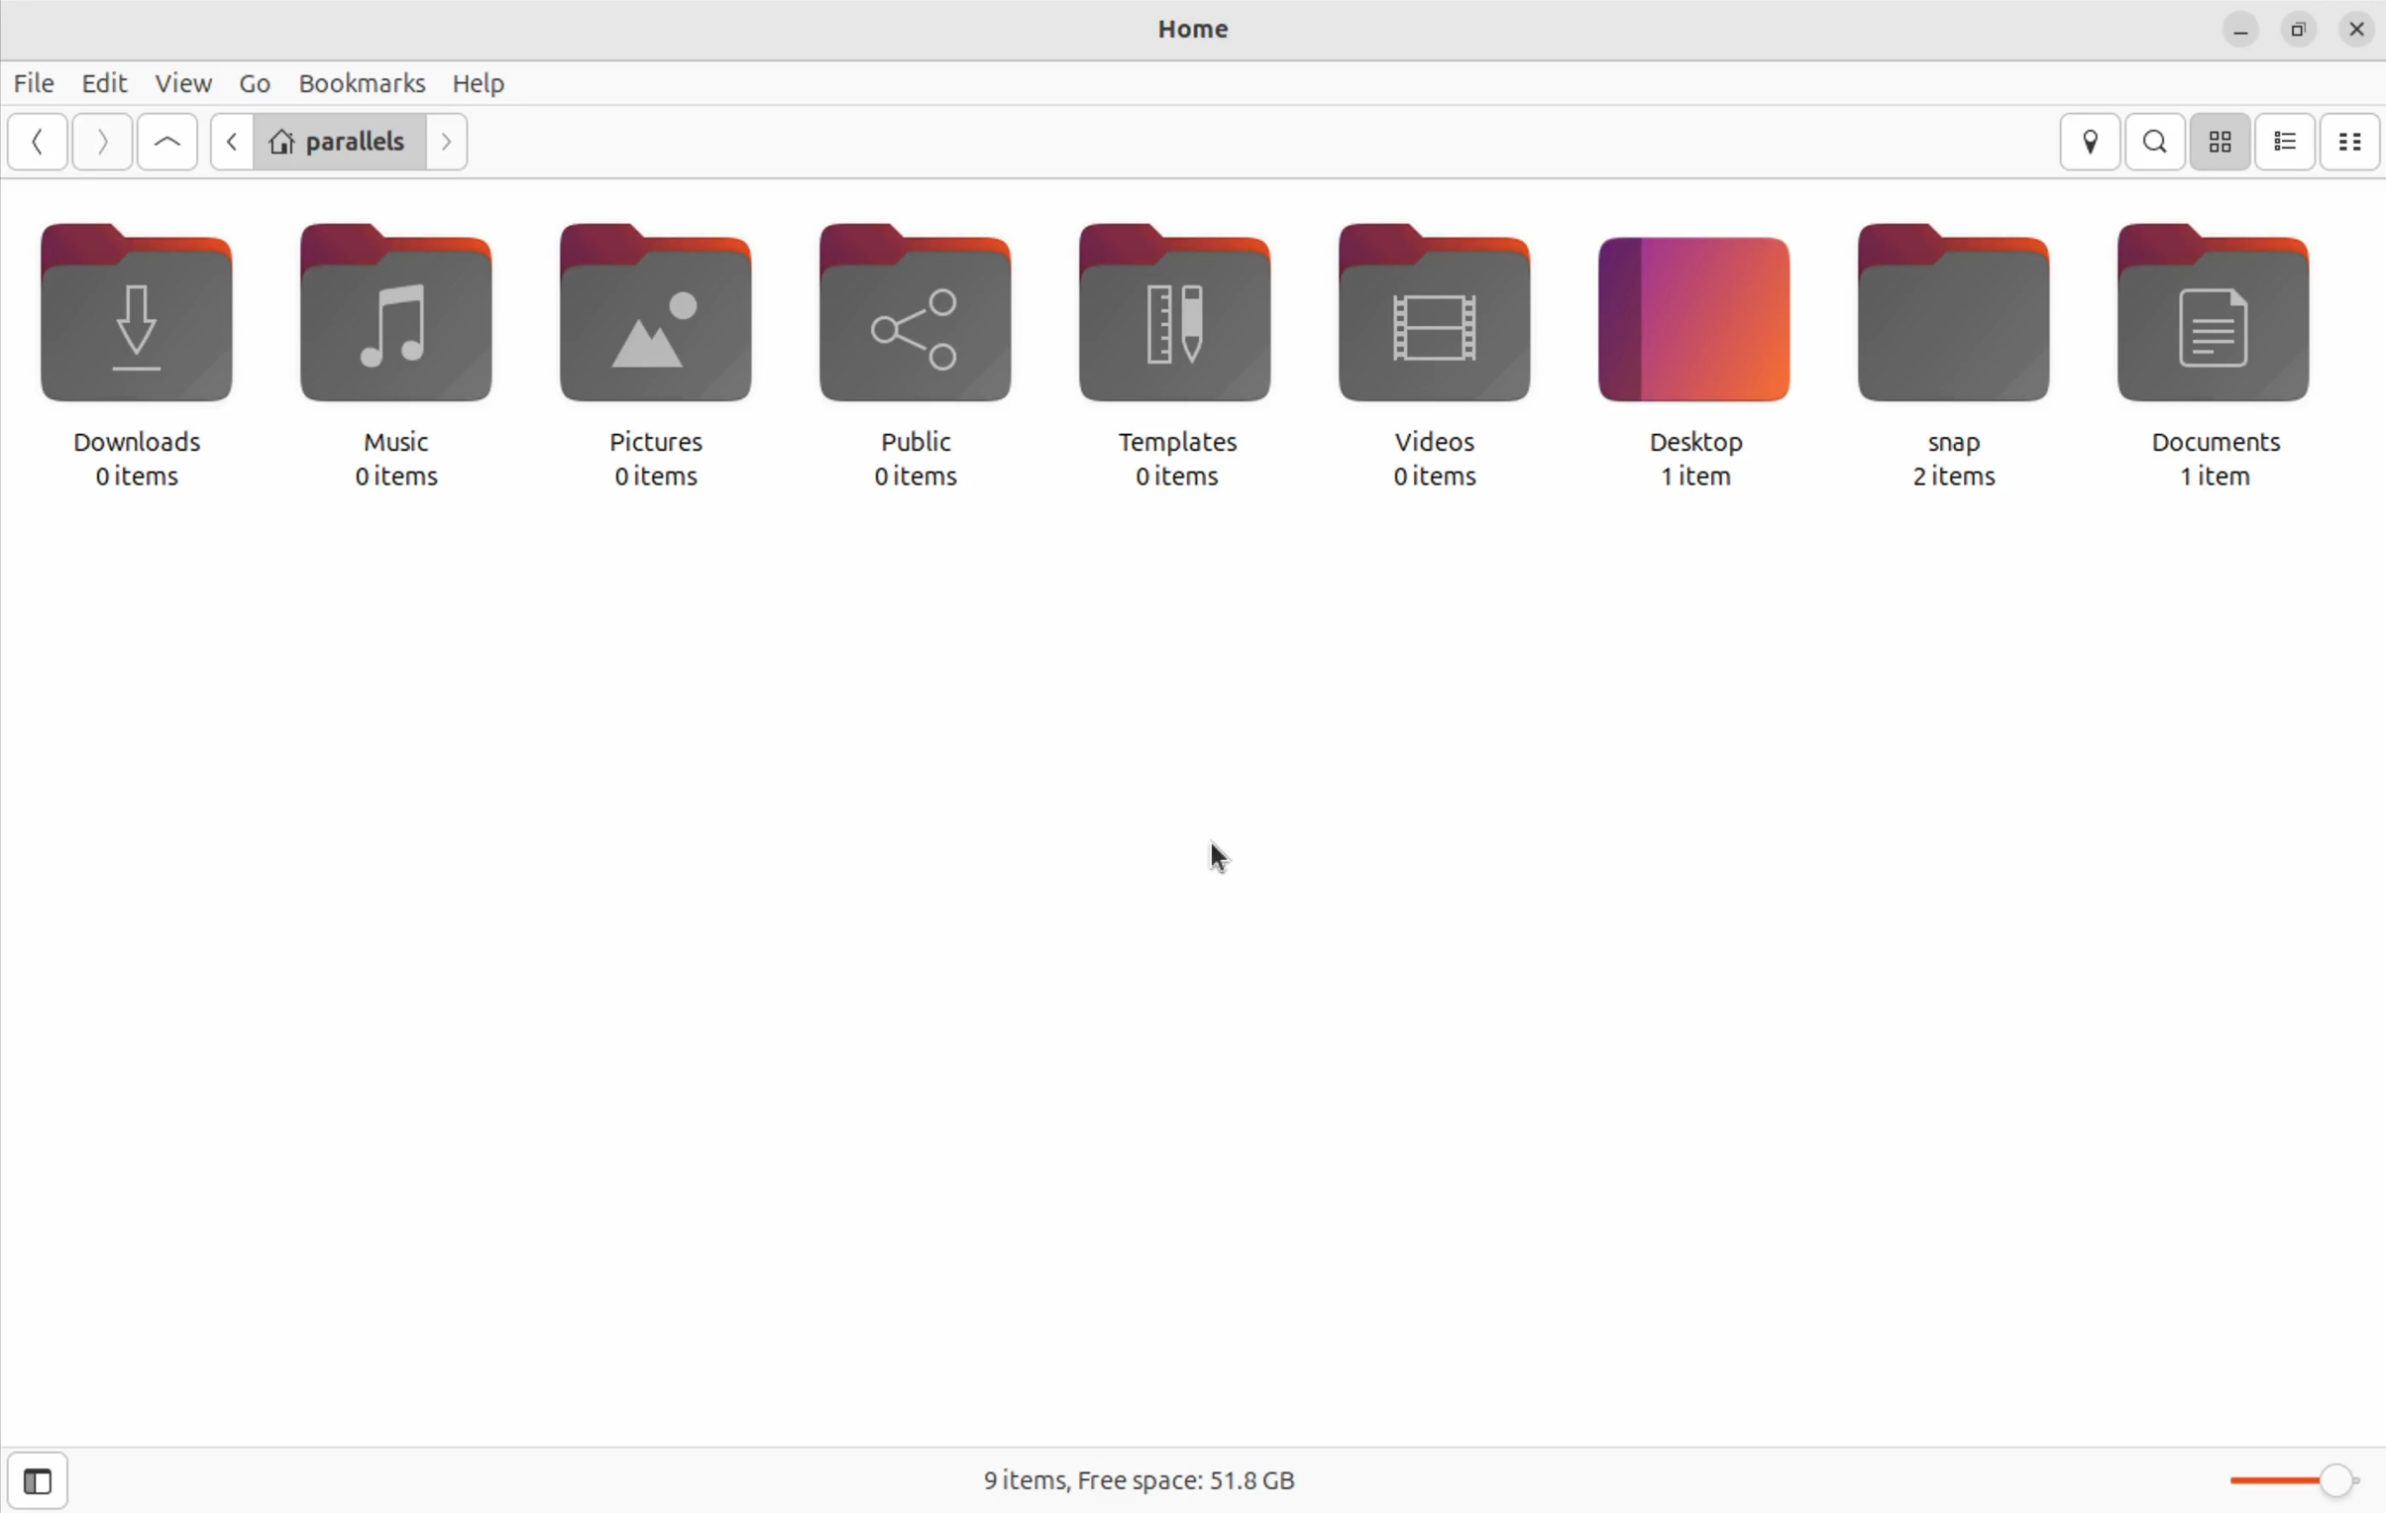 The width and height of the screenshot is (2386, 1513). Describe the element at coordinates (1431, 333) in the screenshot. I see `videos` at that location.